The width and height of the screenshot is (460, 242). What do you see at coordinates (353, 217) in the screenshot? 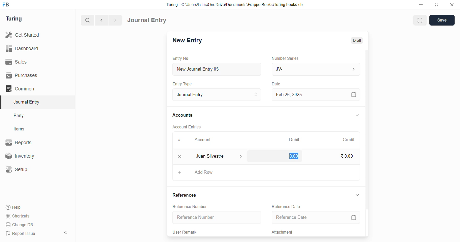
I see `calendar icon` at bounding box center [353, 217].